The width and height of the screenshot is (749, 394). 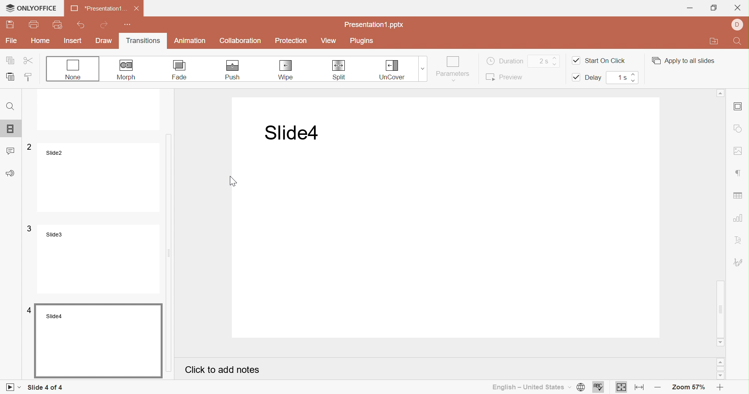 I want to click on Undo, so click(x=80, y=25).